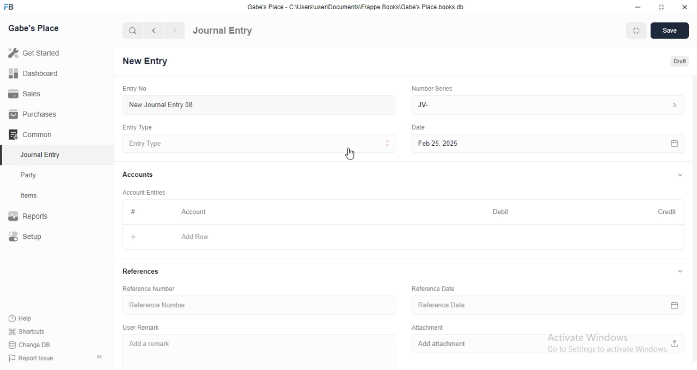 The width and height of the screenshot is (697, 370). Describe the element at coordinates (10, 7) in the screenshot. I see `FB` at that location.